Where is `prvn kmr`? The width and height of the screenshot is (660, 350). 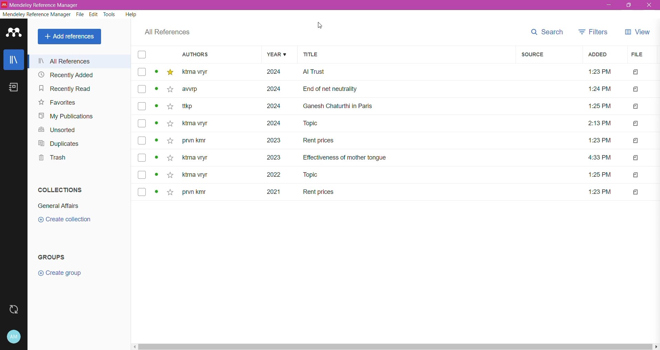
prvn kmr is located at coordinates (195, 192).